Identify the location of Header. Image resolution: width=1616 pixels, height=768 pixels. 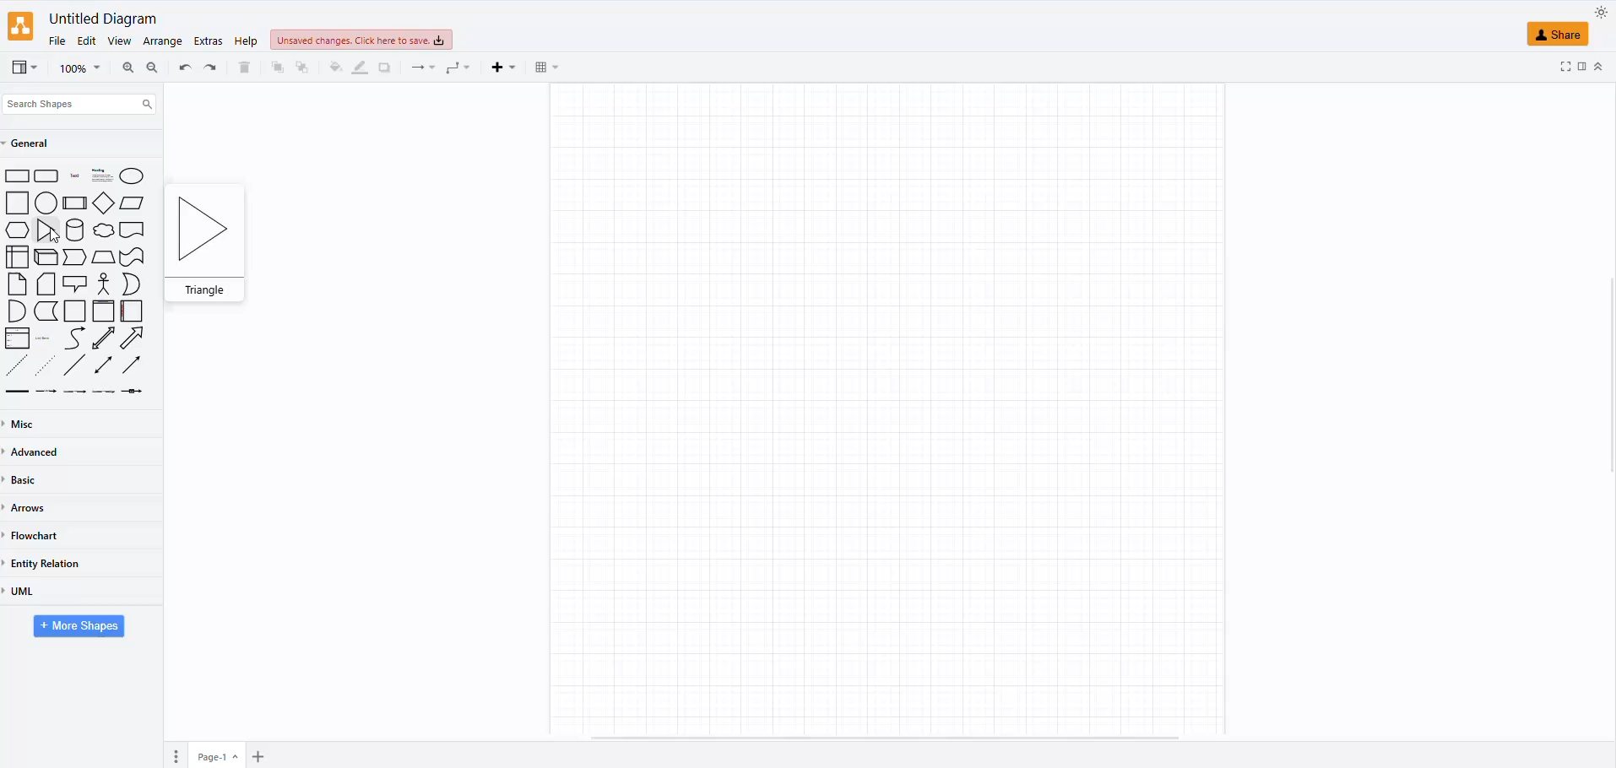
(132, 230).